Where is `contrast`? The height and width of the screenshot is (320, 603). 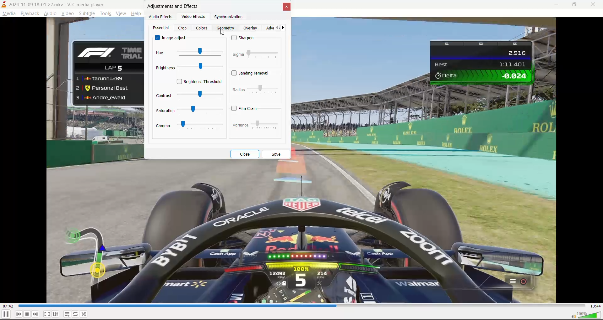 contrast is located at coordinates (189, 95).